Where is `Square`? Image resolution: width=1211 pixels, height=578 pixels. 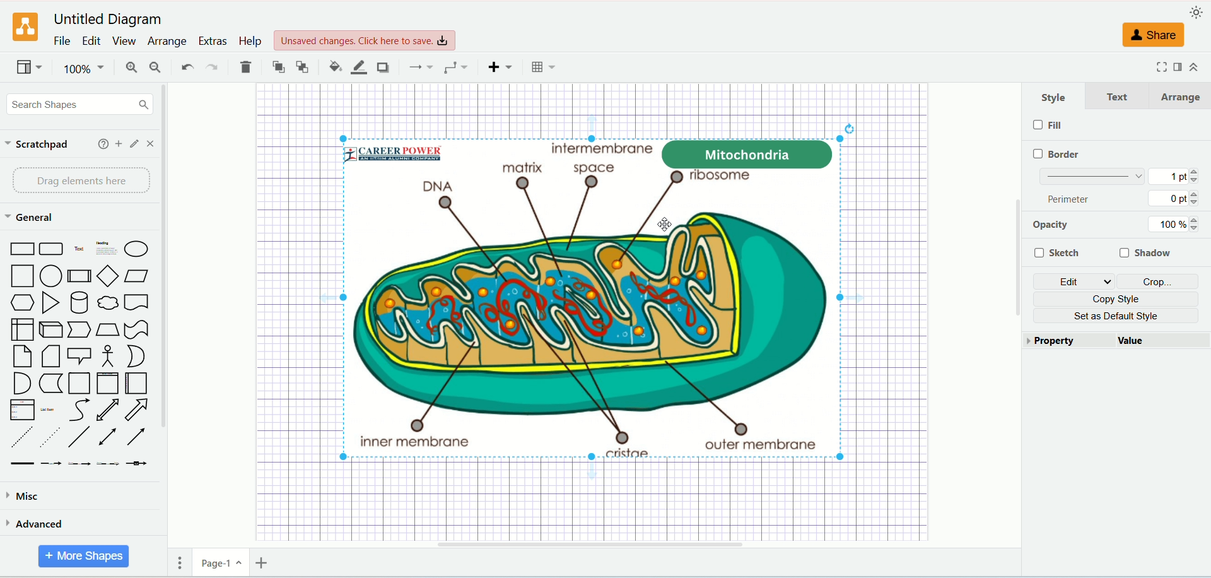
Square is located at coordinates (23, 276).